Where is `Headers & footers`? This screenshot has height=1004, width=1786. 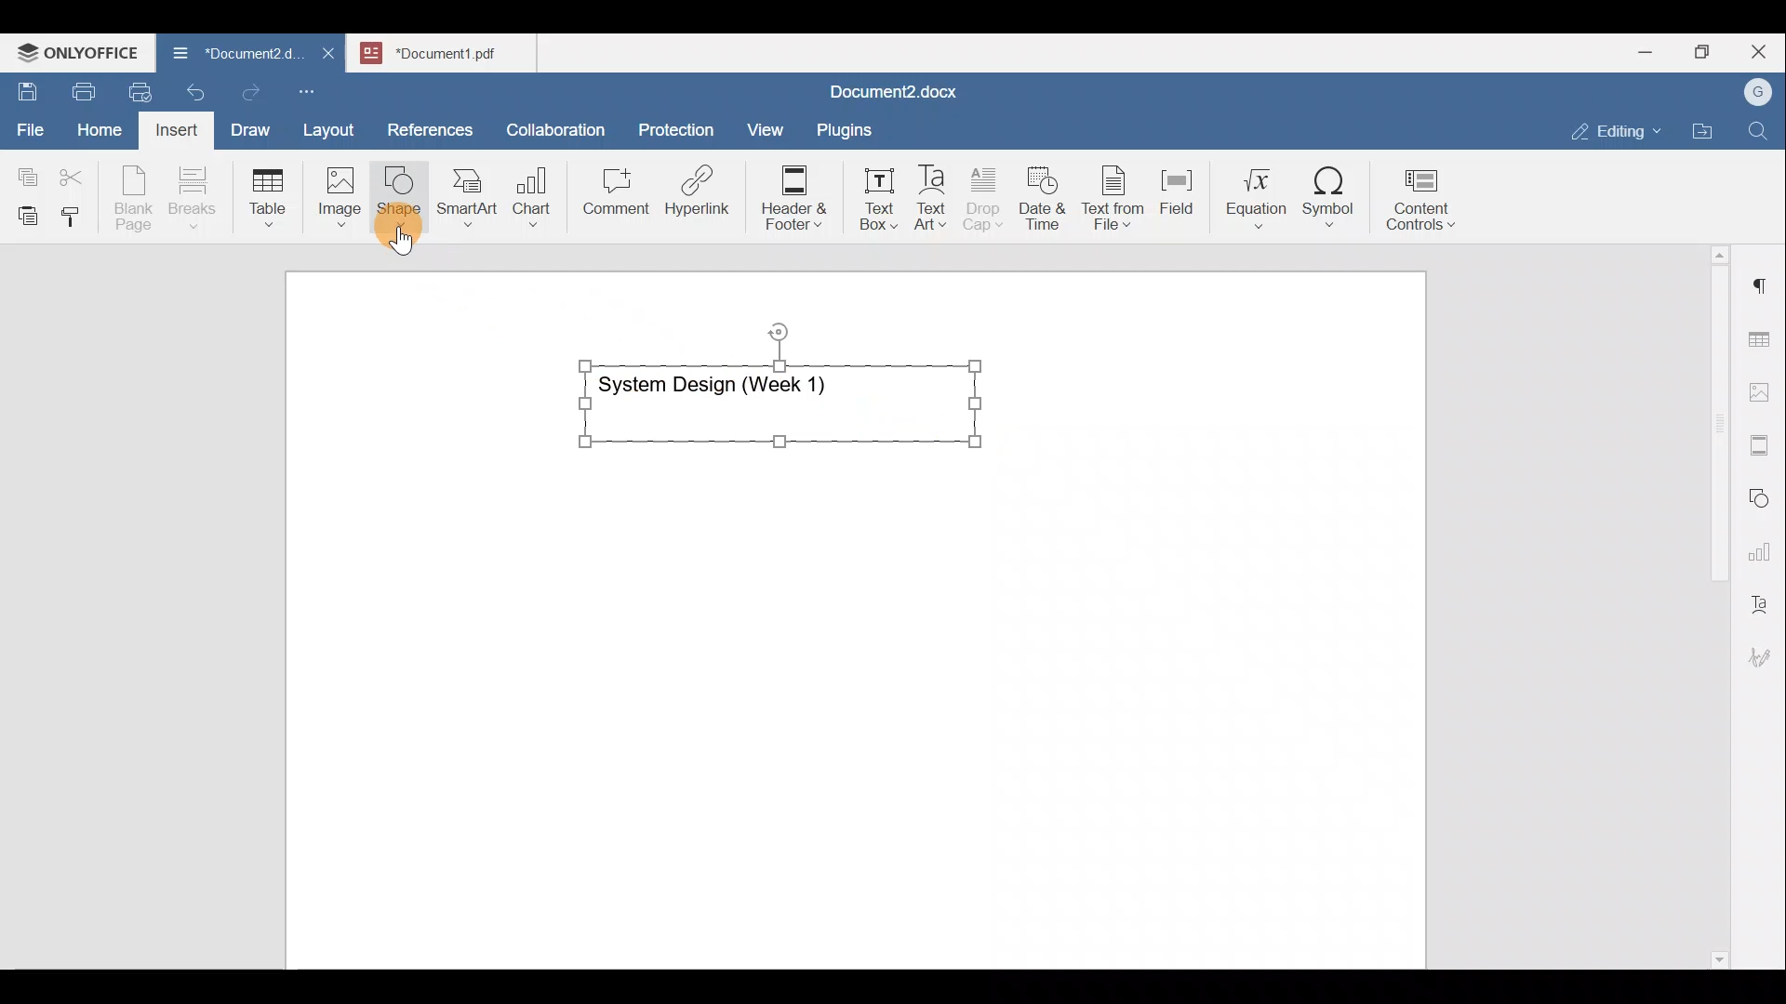 Headers & footers is located at coordinates (1763, 441).